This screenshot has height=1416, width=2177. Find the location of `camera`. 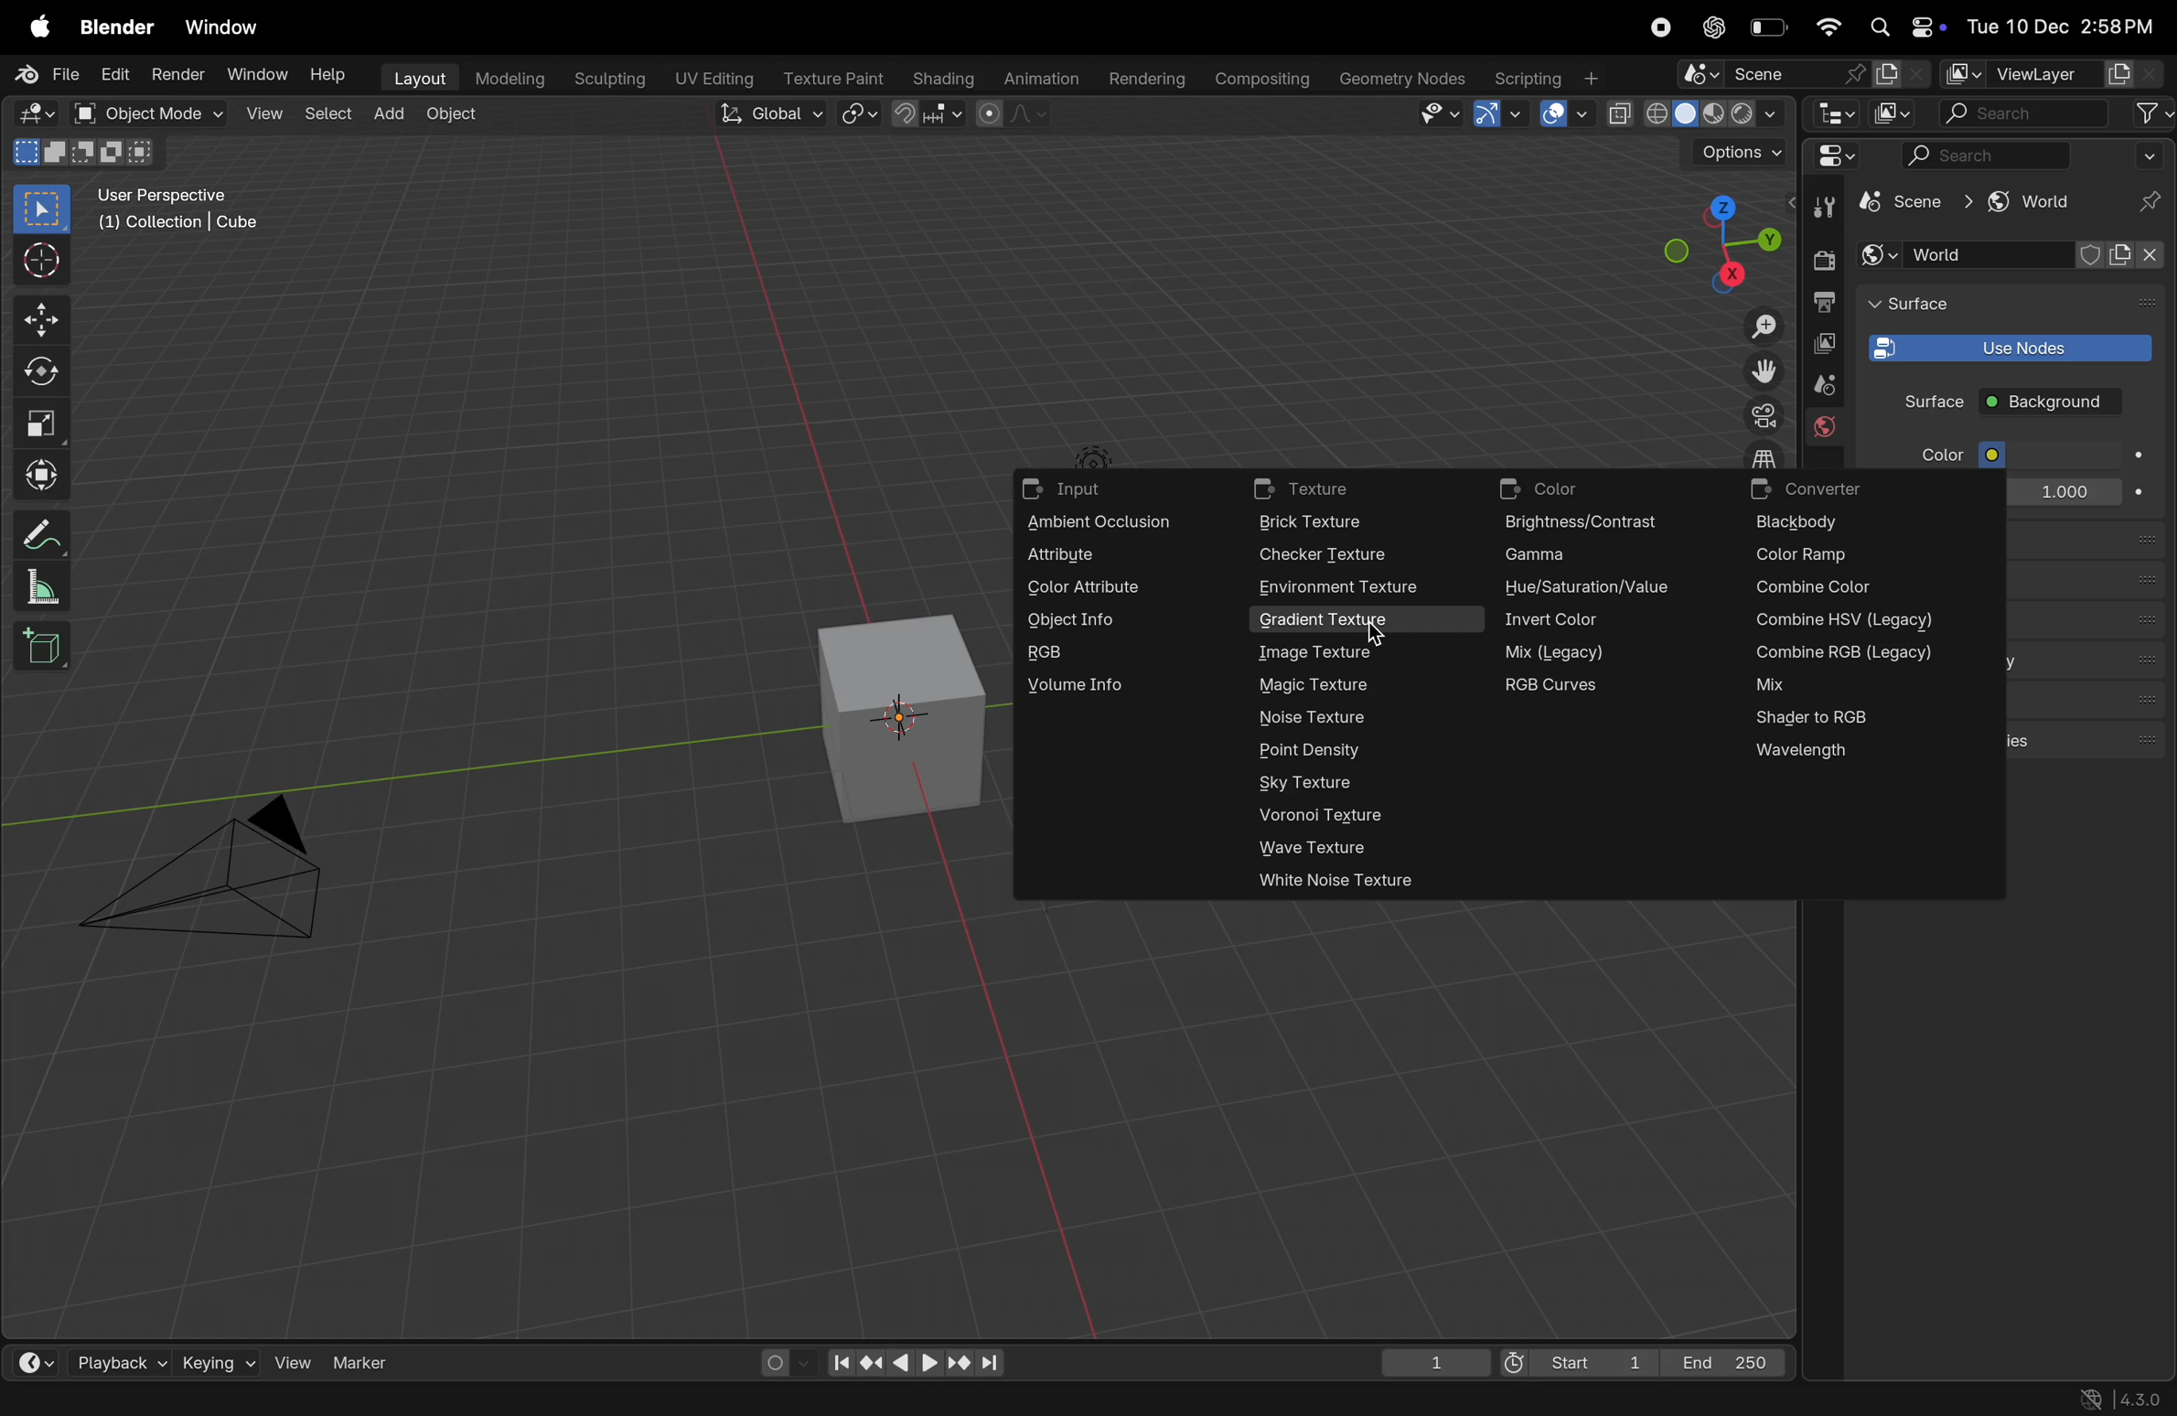

camera is located at coordinates (1758, 415).